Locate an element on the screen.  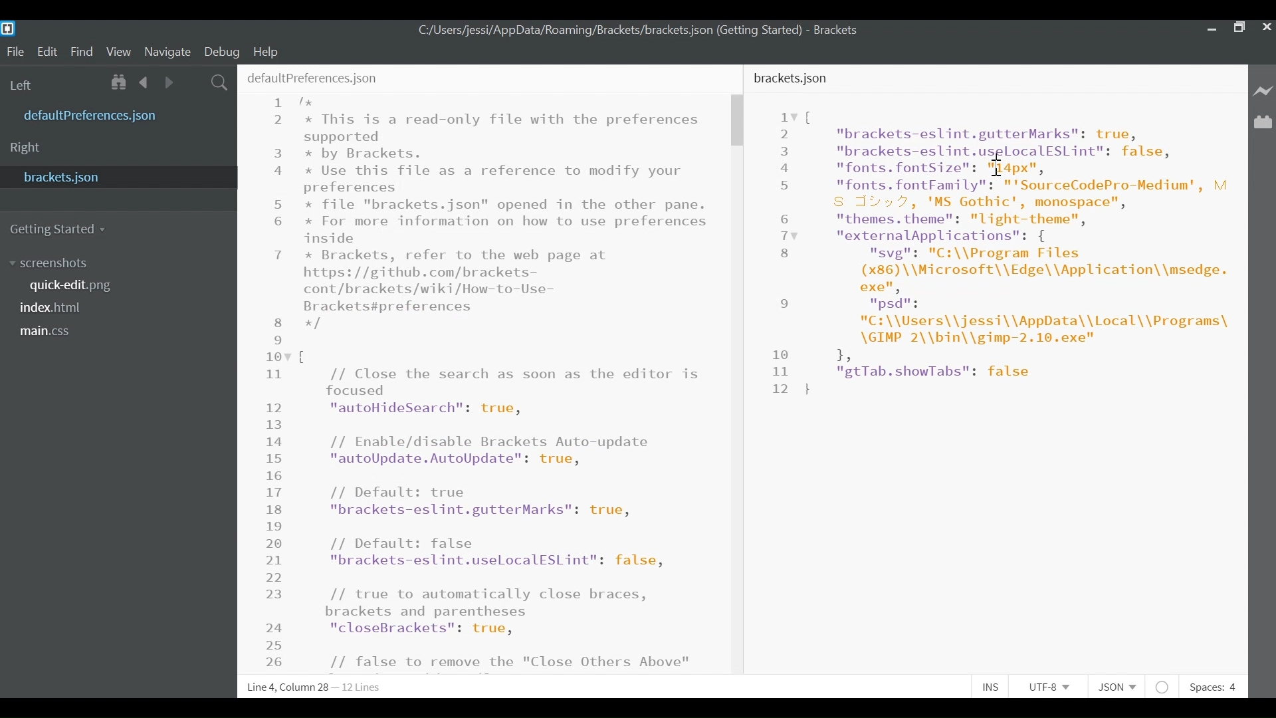
Toggle Insert or Overwrite is located at coordinates (988, 685).